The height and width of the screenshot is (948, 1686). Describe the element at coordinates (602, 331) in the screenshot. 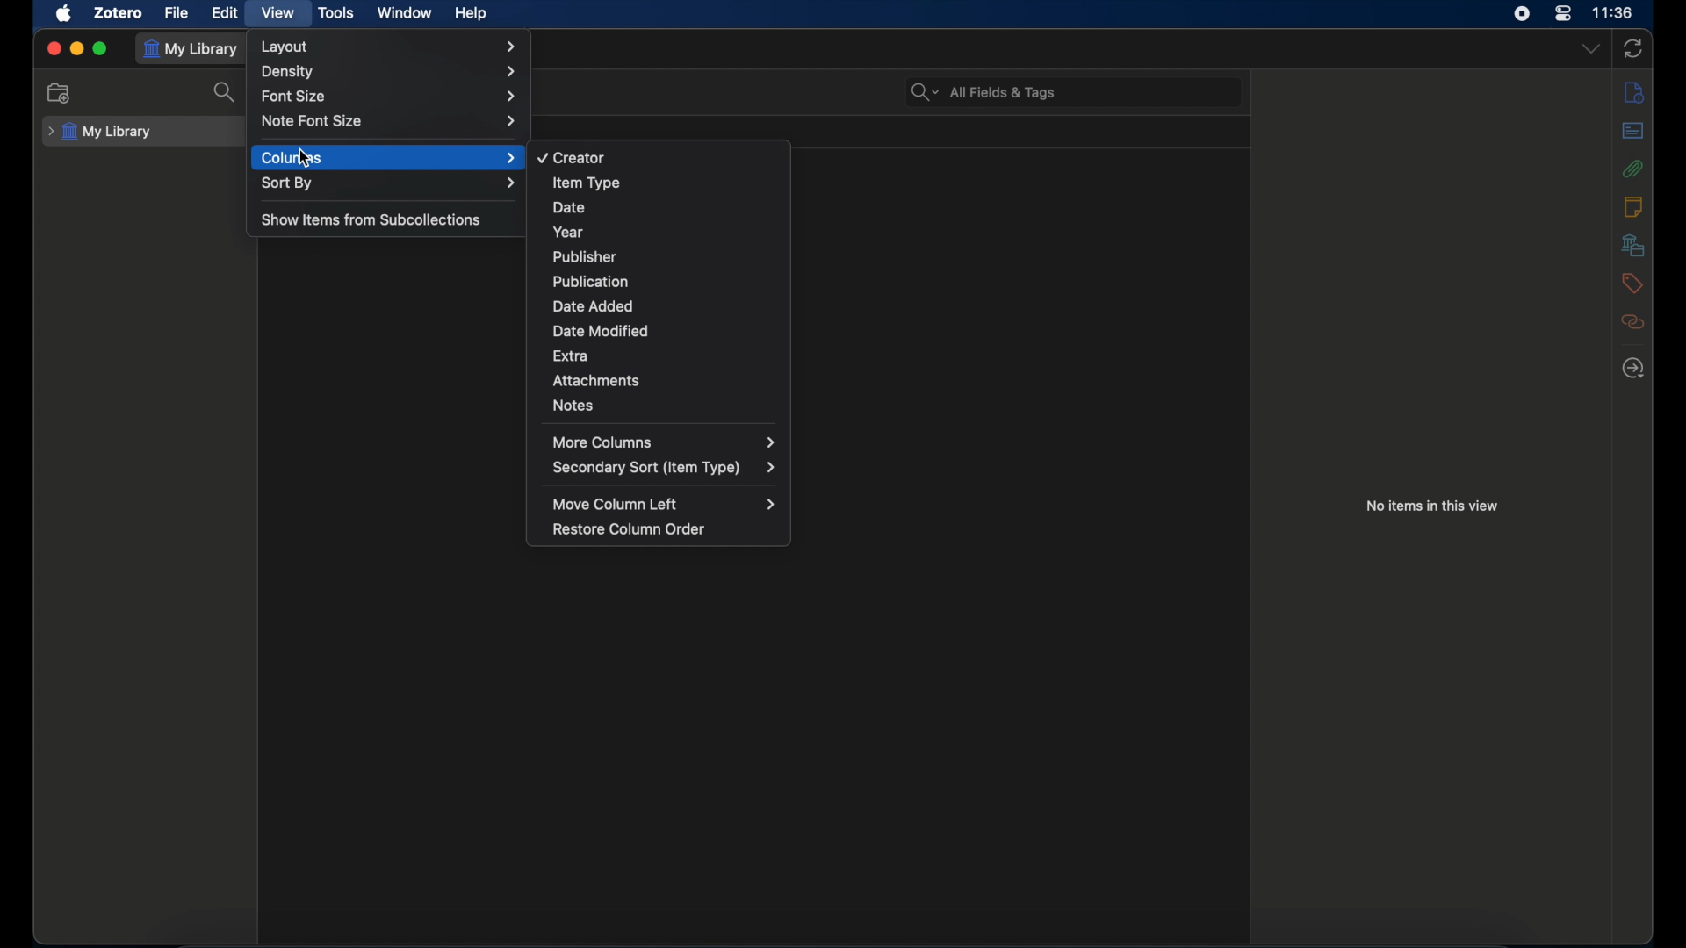

I see `date modified` at that location.